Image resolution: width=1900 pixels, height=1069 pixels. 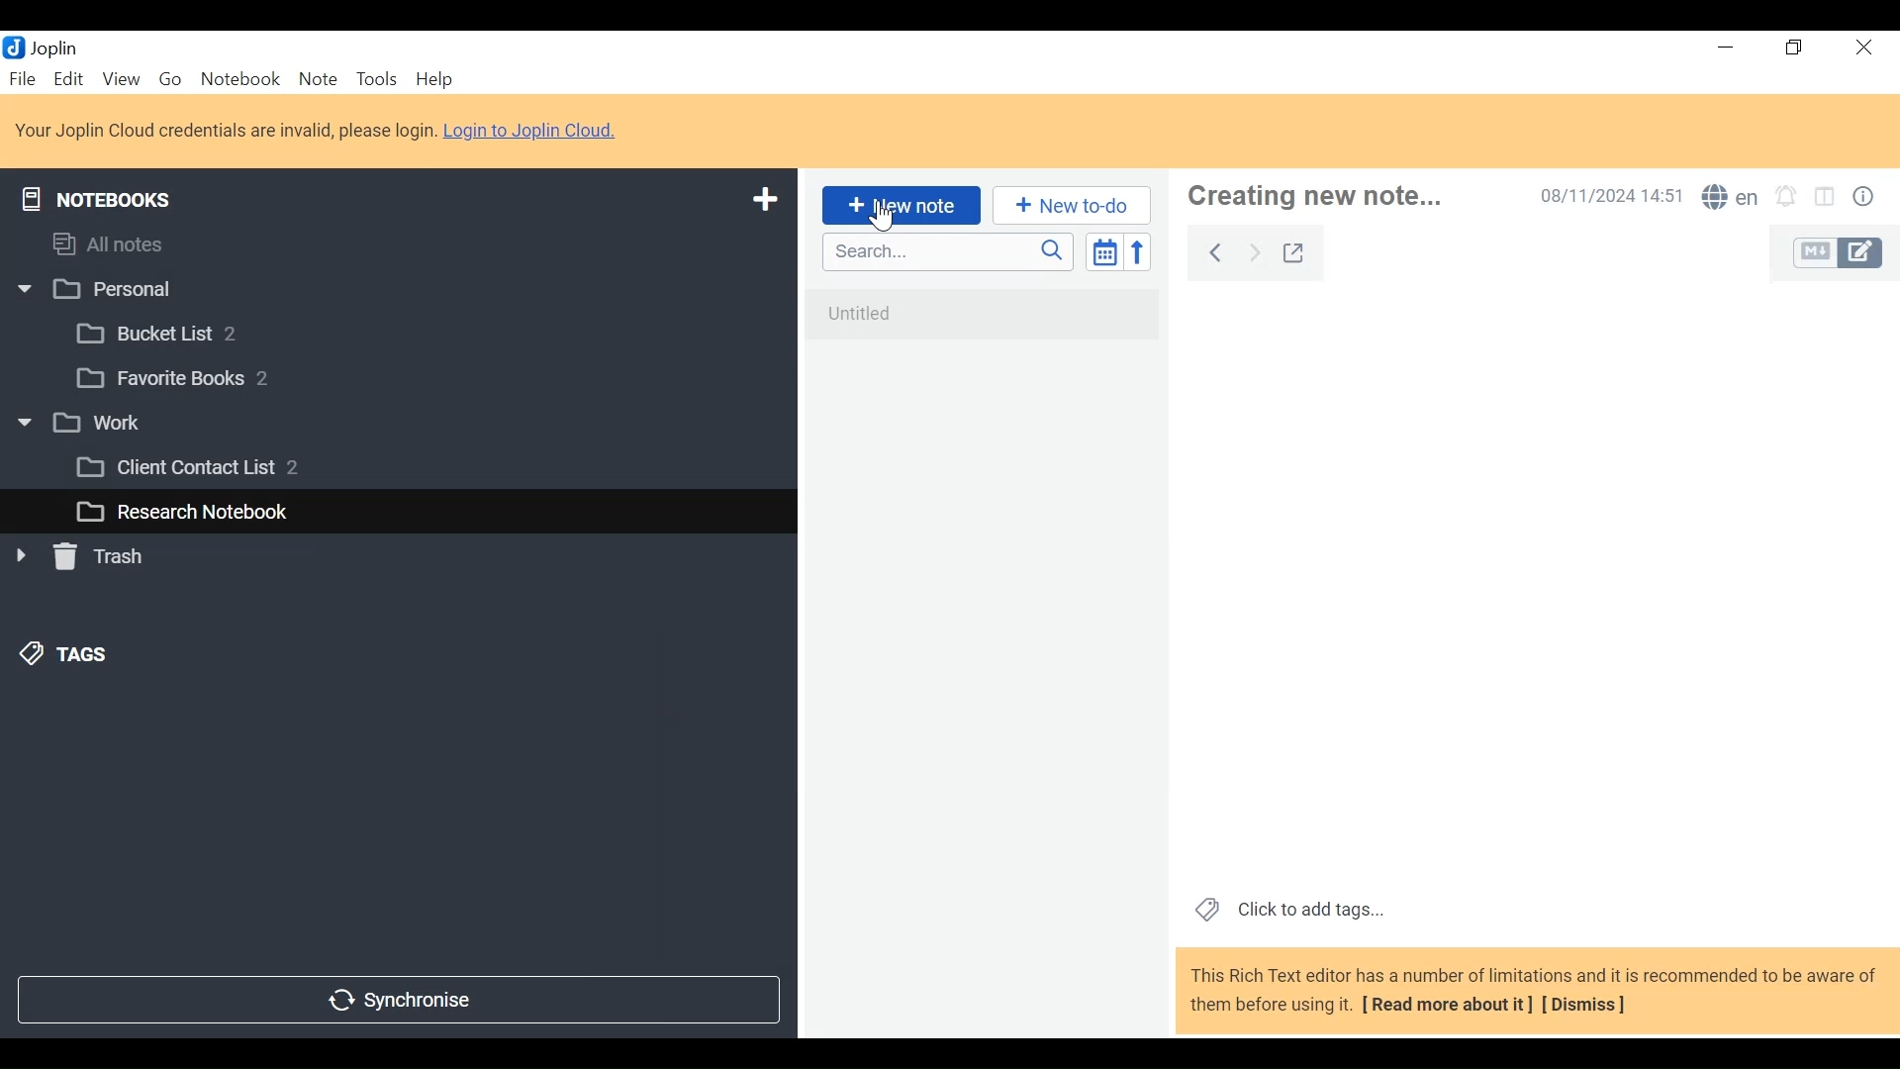 What do you see at coordinates (903, 206) in the screenshot?
I see `Add New Note` at bounding box center [903, 206].